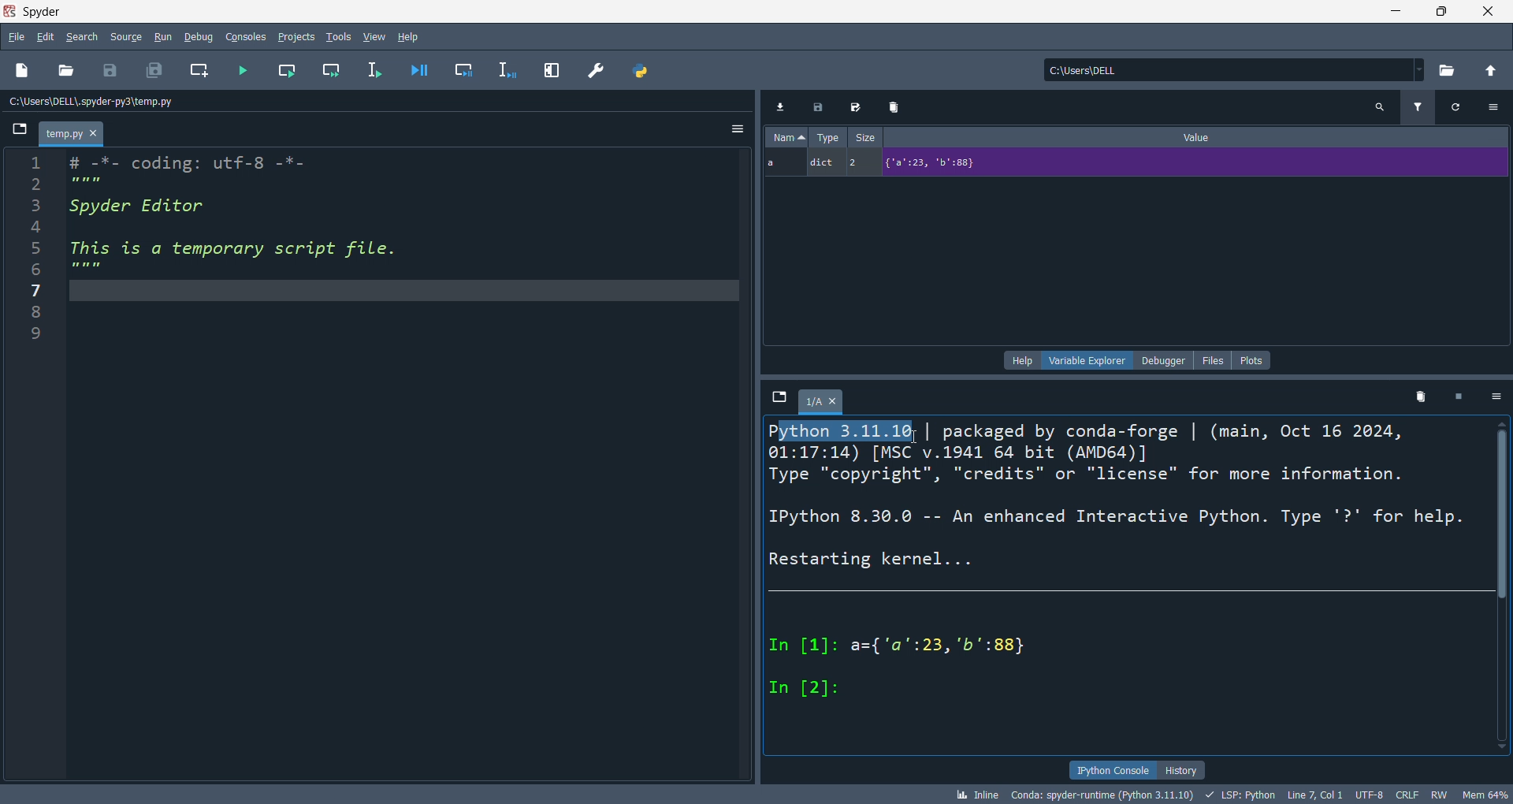  What do you see at coordinates (250, 36) in the screenshot?
I see `consoles` at bounding box center [250, 36].